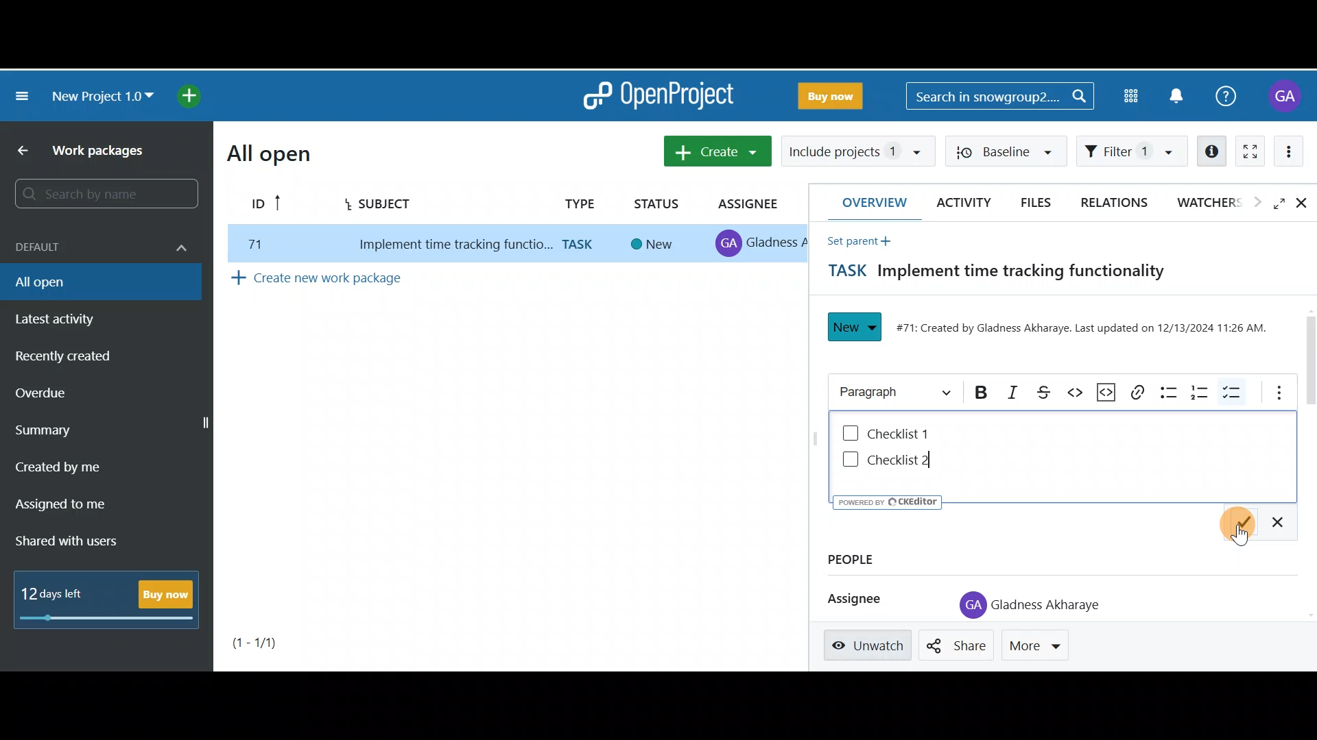  I want to click on 12 days left, so click(56, 594).